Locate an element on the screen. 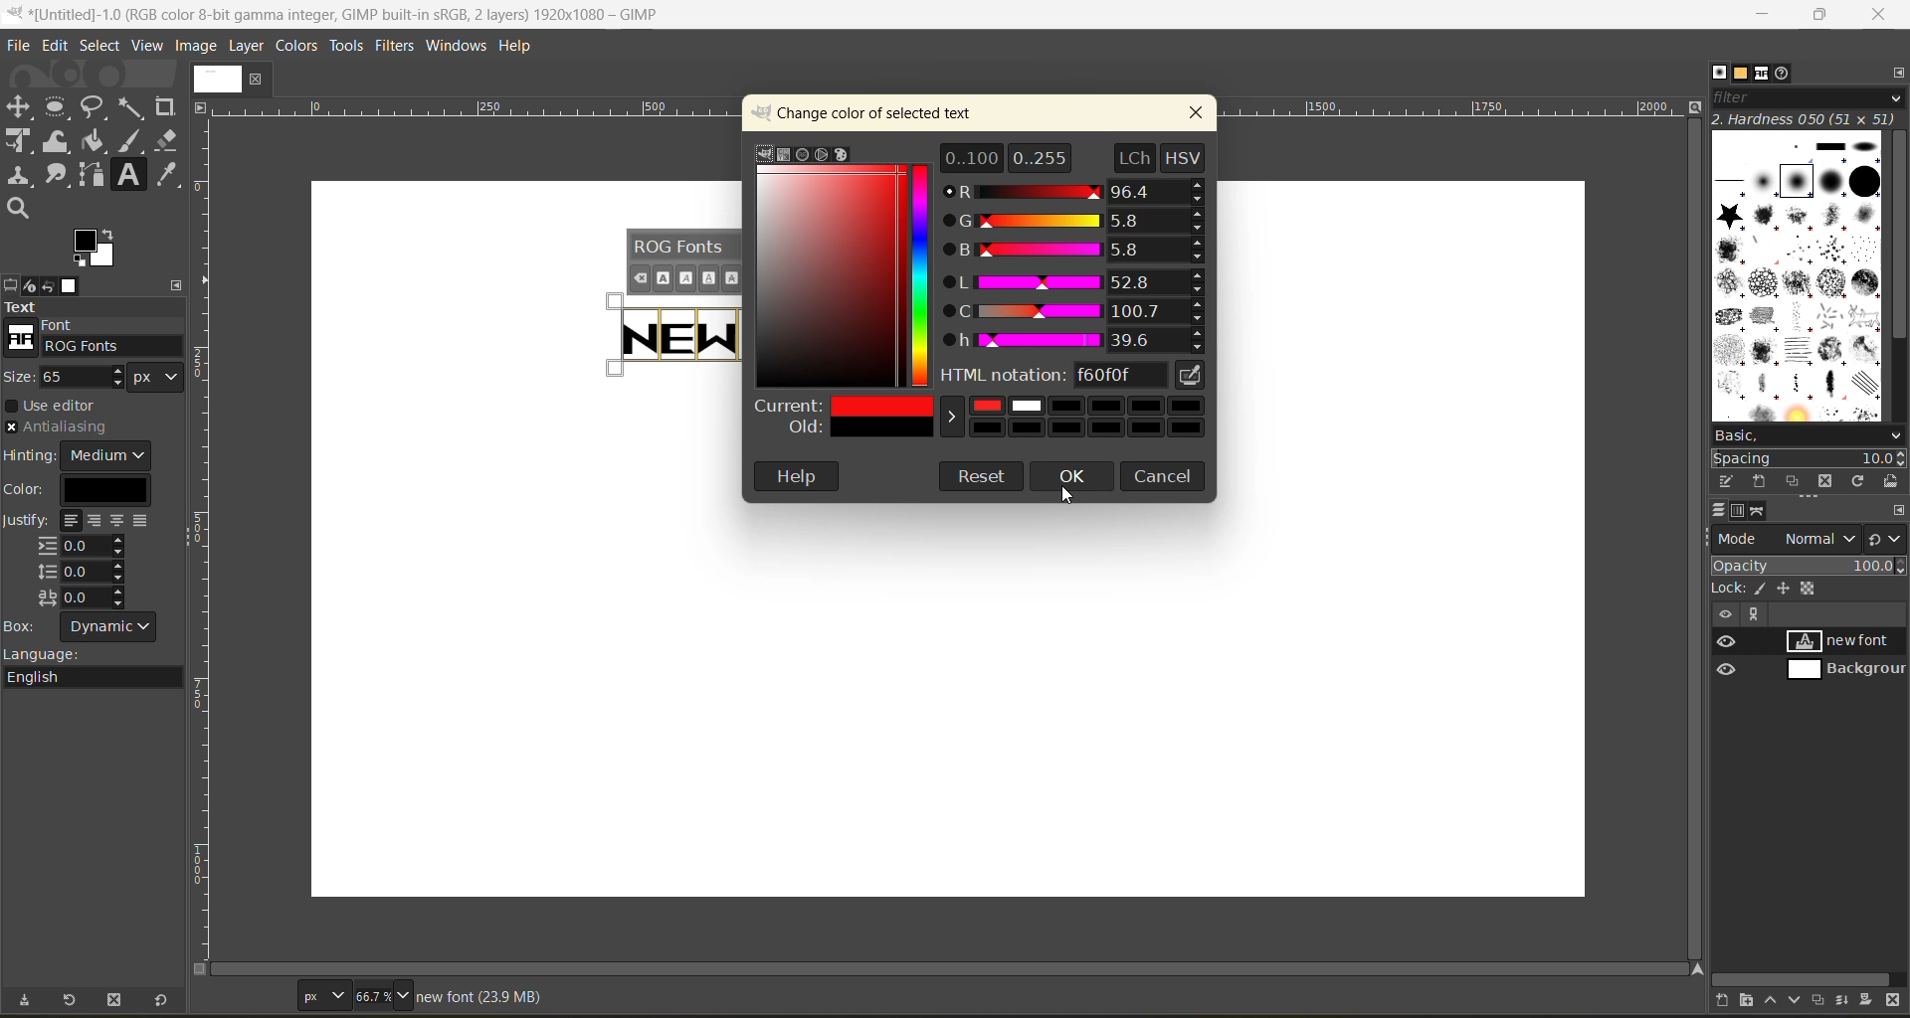 The image size is (1910, 1018). justify is located at coordinates (83, 562).